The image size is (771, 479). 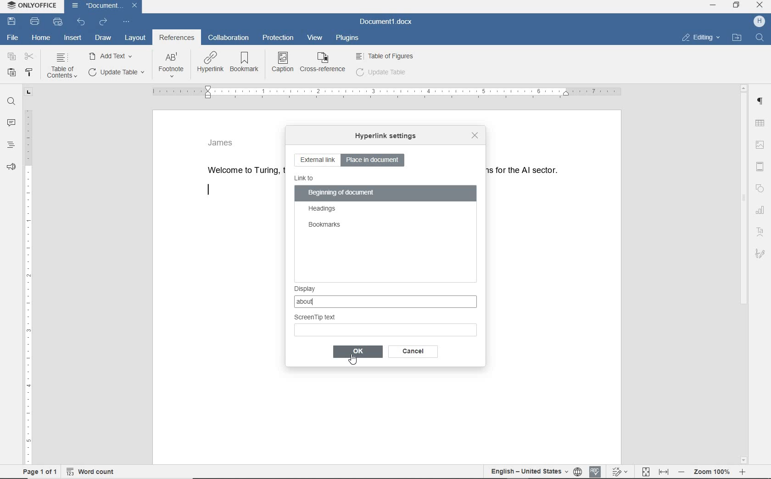 I want to click on Cursor, so click(x=356, y=358).